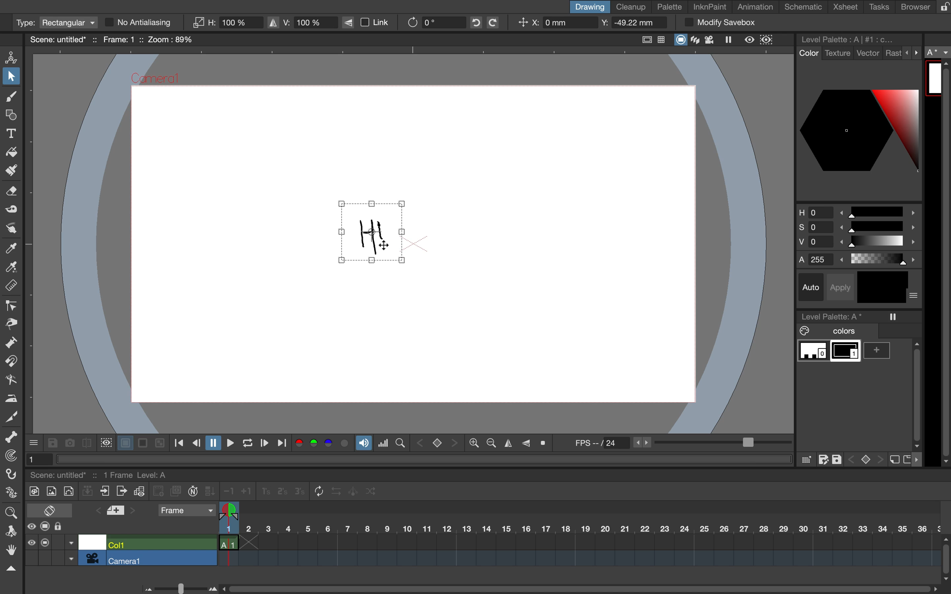 The width and height of the screenshot is (951, 594). I want to click on sidebar vertical scroll bar, so click(944, 263).